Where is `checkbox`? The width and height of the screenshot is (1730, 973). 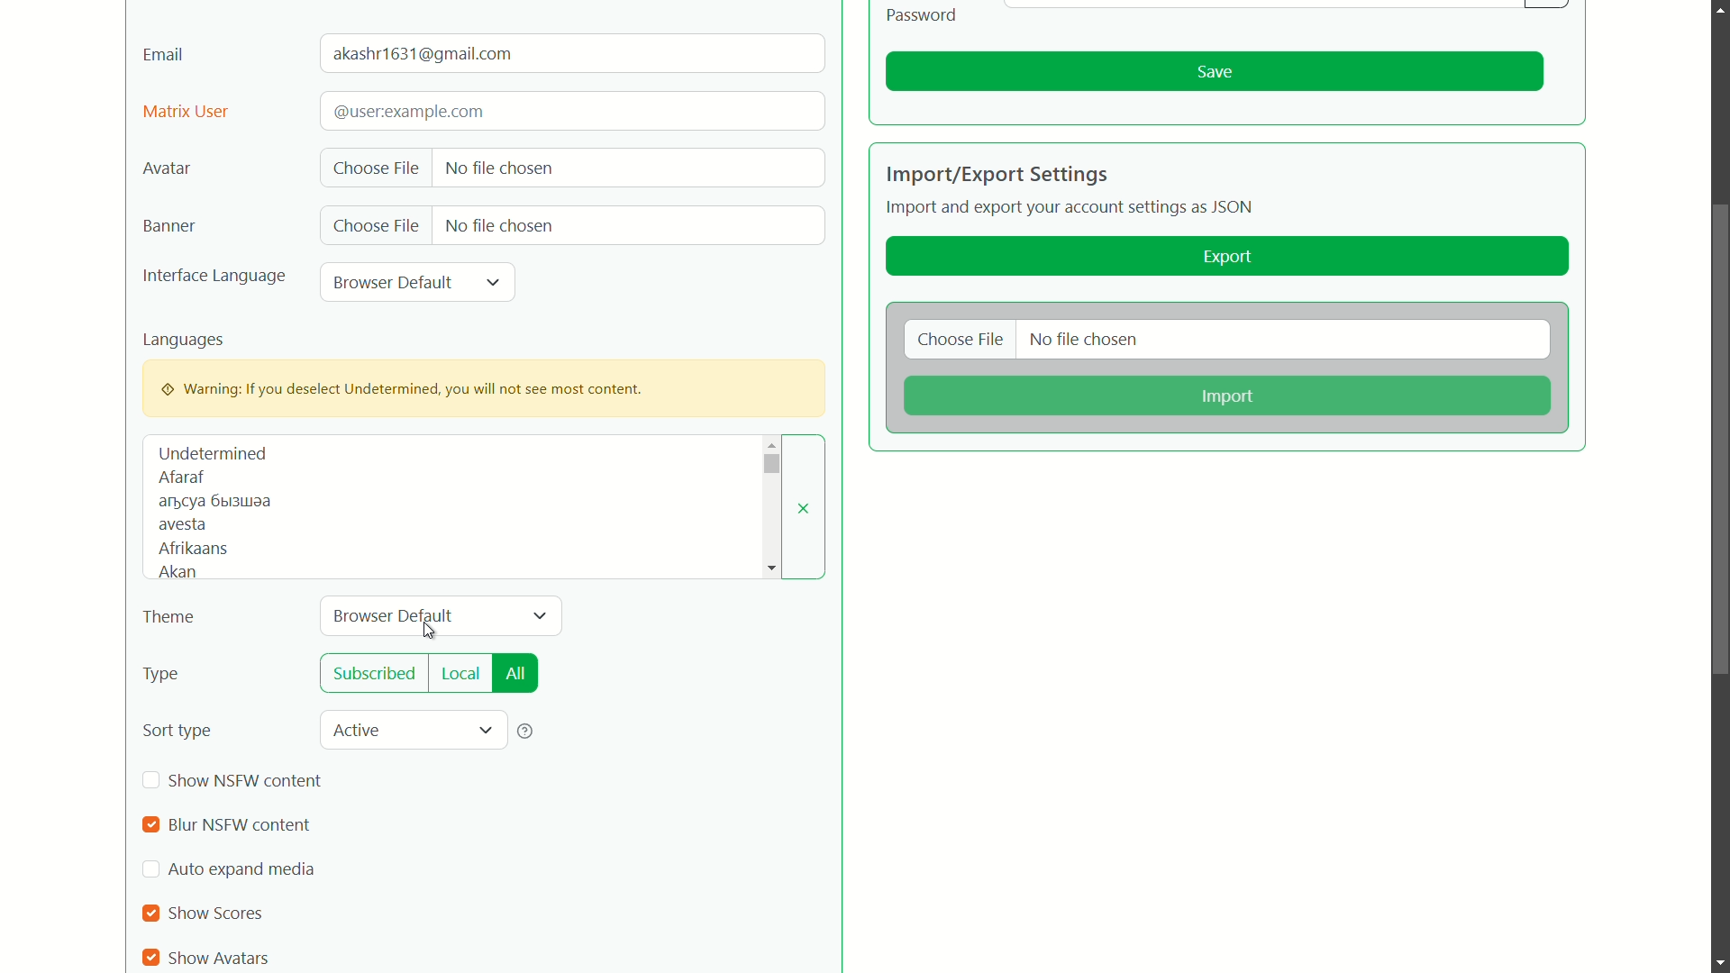 checkbox is located at coordinates (150, 958).